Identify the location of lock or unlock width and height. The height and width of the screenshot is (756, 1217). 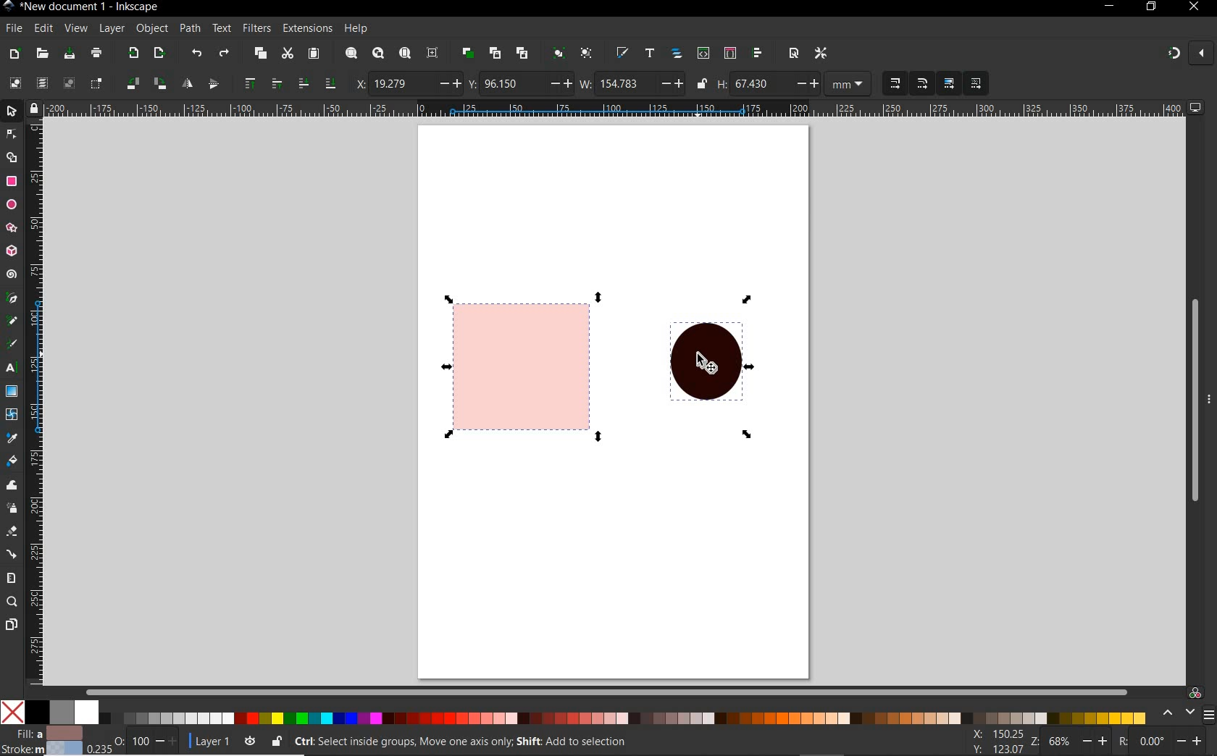
(703, 83).